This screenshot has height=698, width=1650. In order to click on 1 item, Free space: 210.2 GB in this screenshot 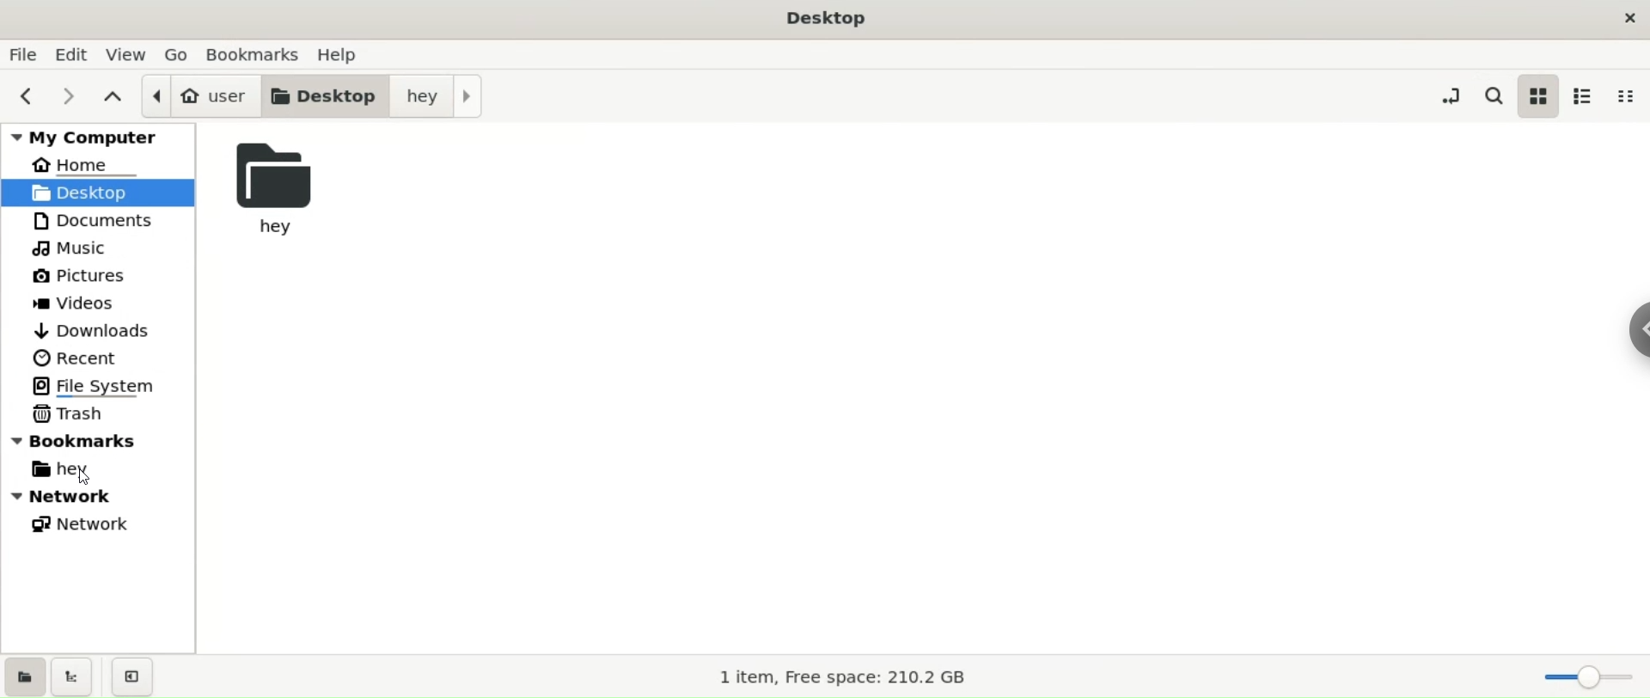, I will do `click(857, 674)`.